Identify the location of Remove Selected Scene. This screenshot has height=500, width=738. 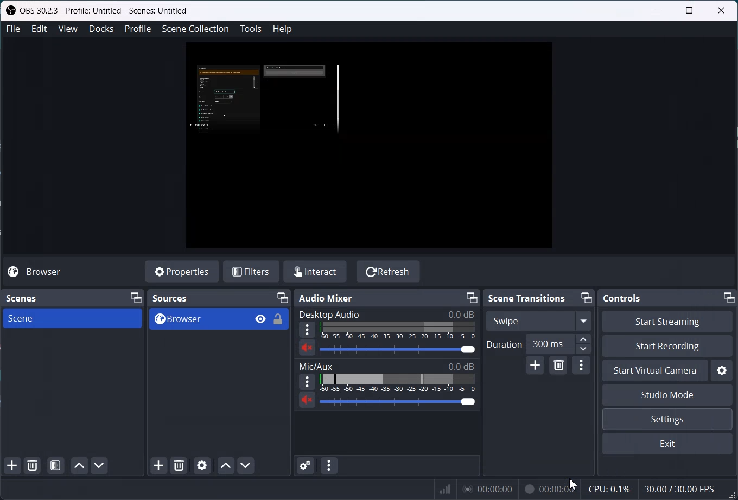
(33, 466).